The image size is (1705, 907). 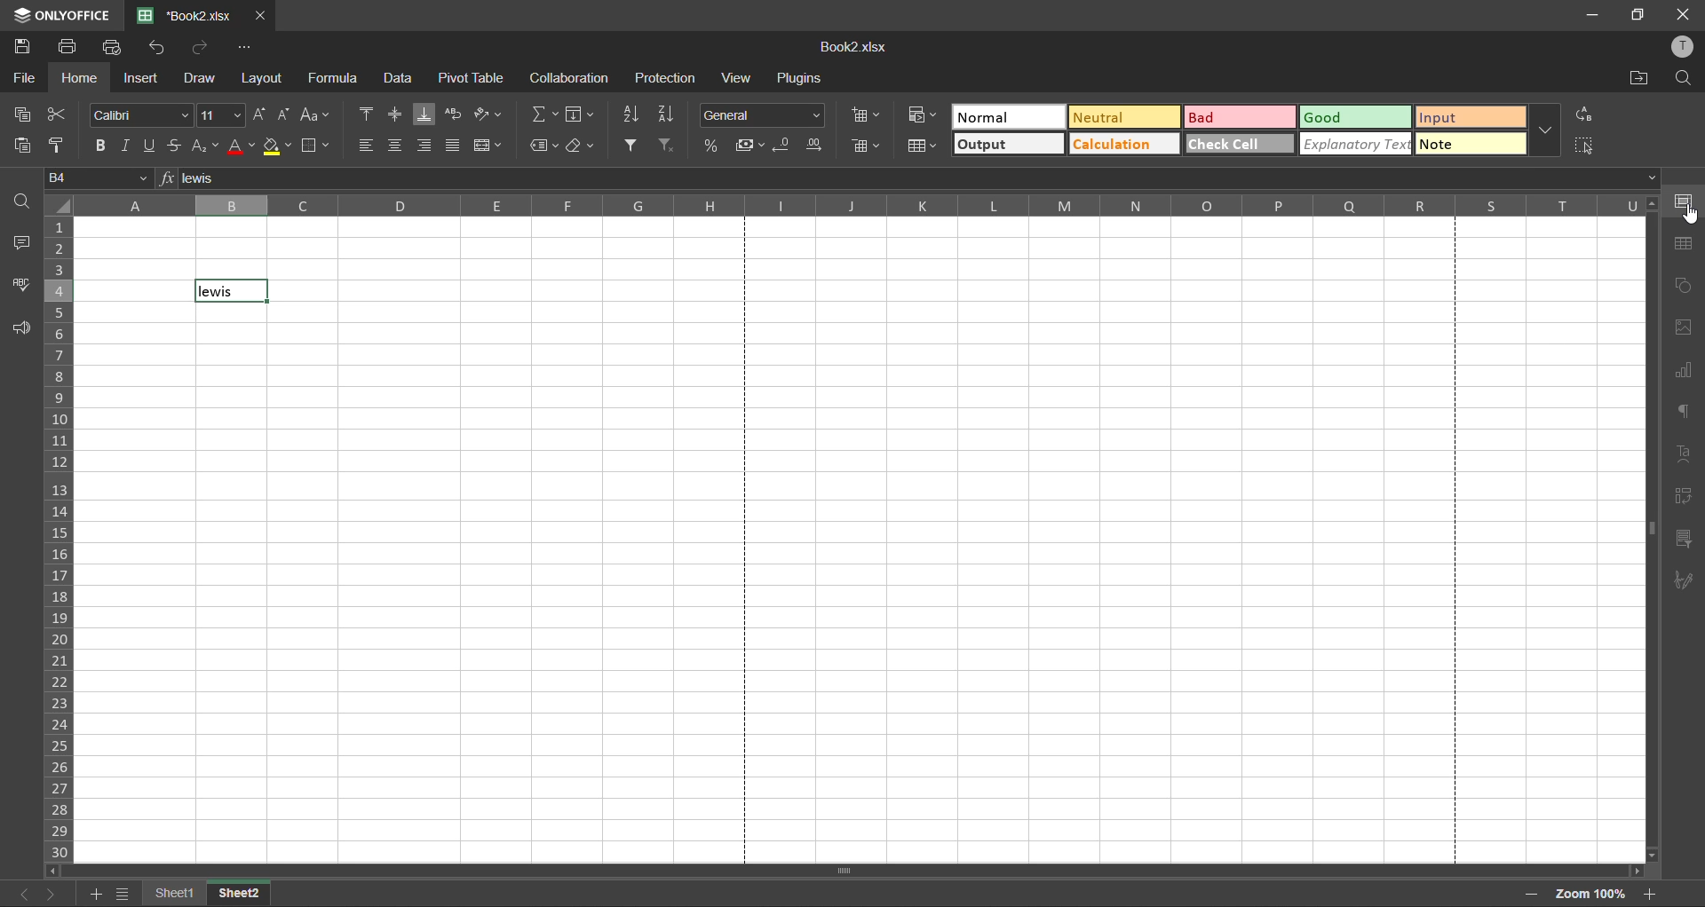 What do you see at coordinates (920, 146) in the screenshot?
I see `format as table` at bounding box center [920, 146].